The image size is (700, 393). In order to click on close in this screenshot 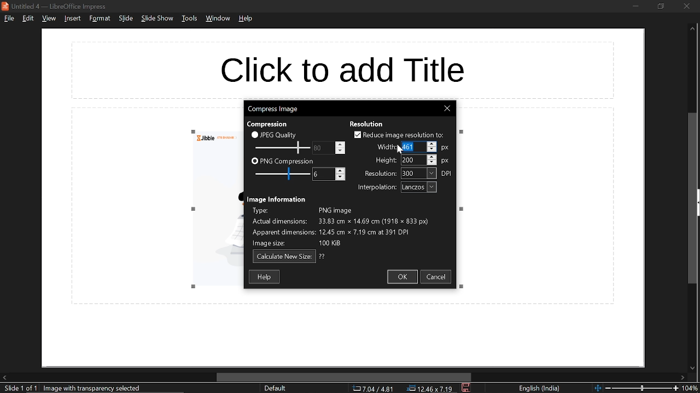, I will do `click(687, 6)`.